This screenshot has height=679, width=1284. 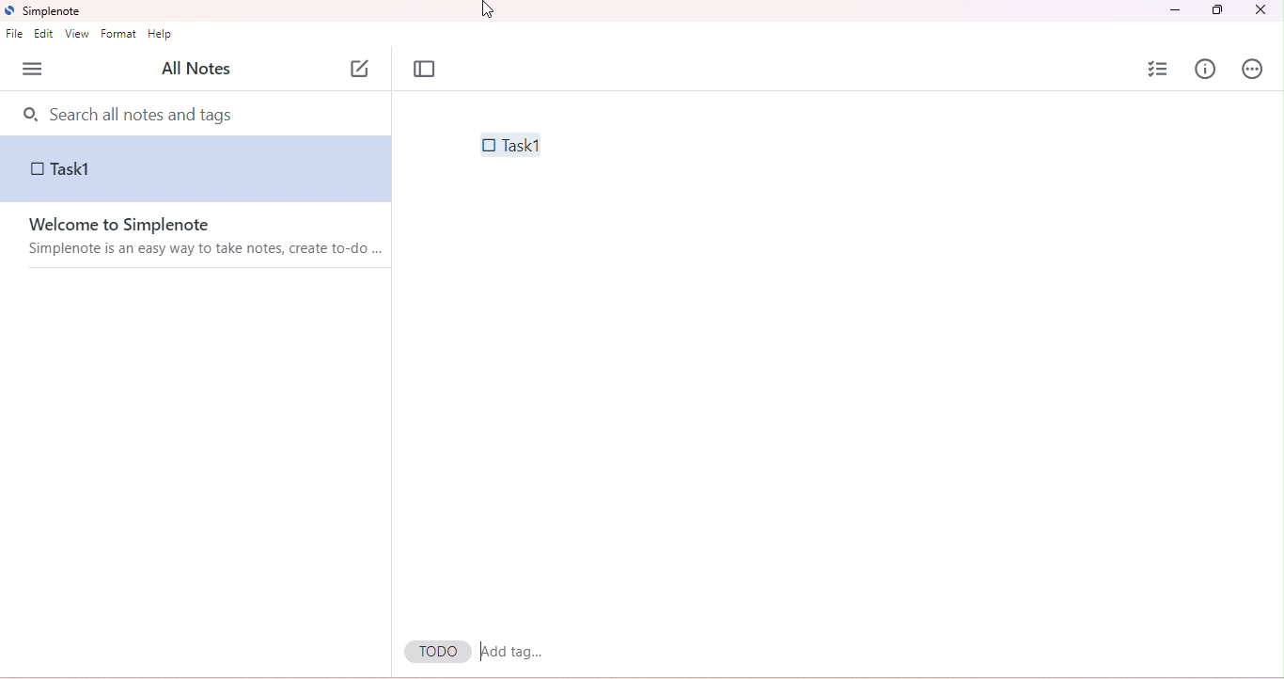 What do you see at coordinates (33, 70) in the screenshot?
I see `menu` at bounding box center [33, 70].